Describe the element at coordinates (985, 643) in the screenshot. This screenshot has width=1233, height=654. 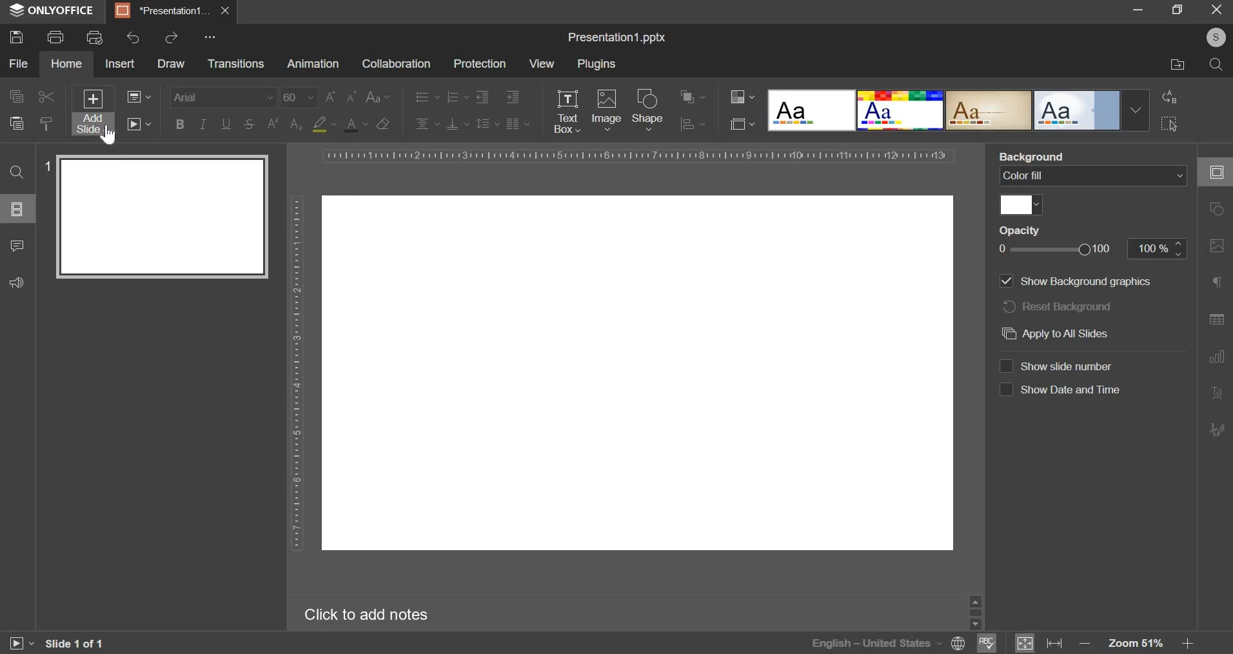
I see `check spell` at that location.